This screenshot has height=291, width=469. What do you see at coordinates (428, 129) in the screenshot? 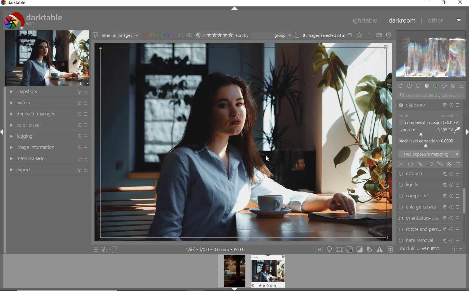
I see `EXPOSURE` at bounding box center [428, 129].